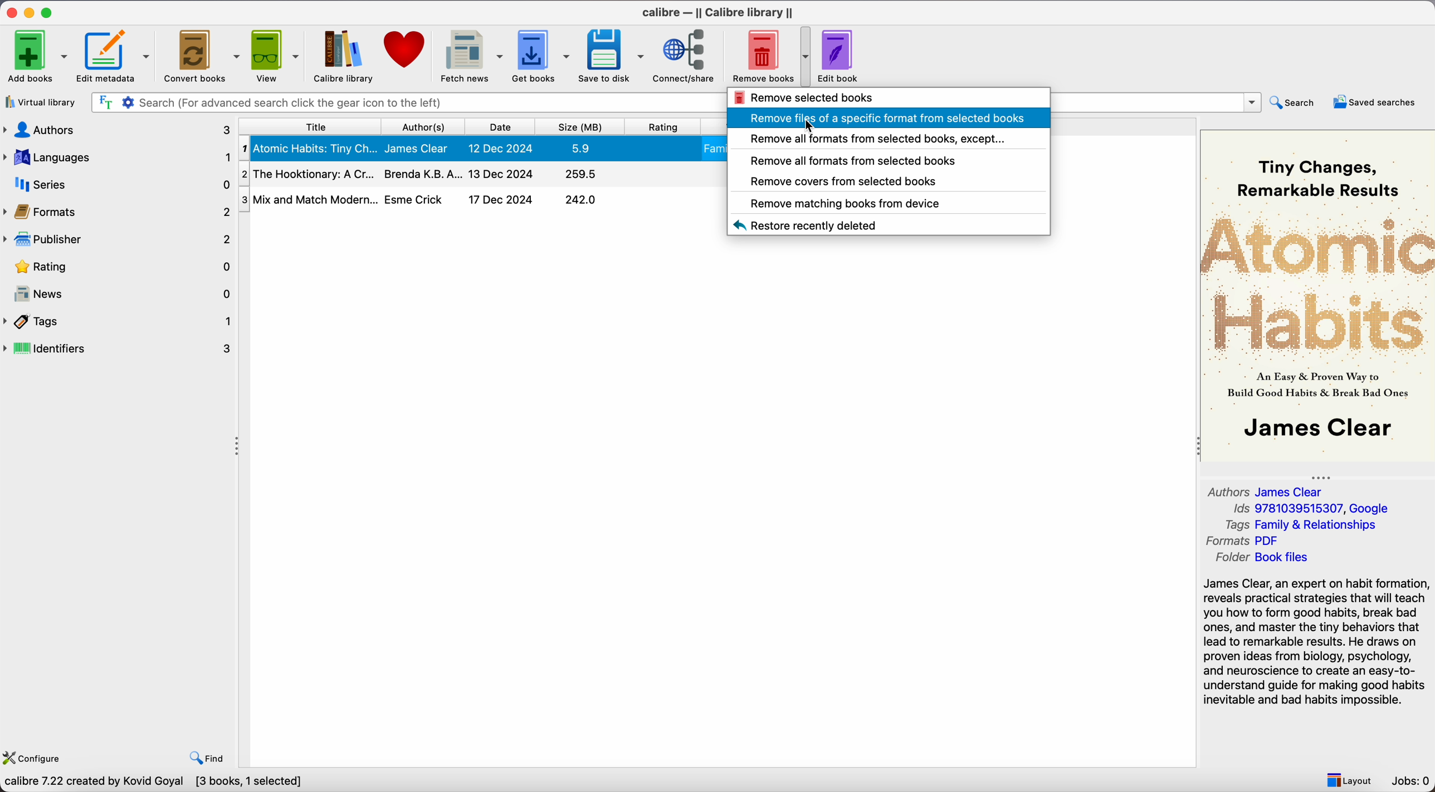  Describe the element at coordinates (115, 56) in the screenshot. I see `edit metadata` at that location.